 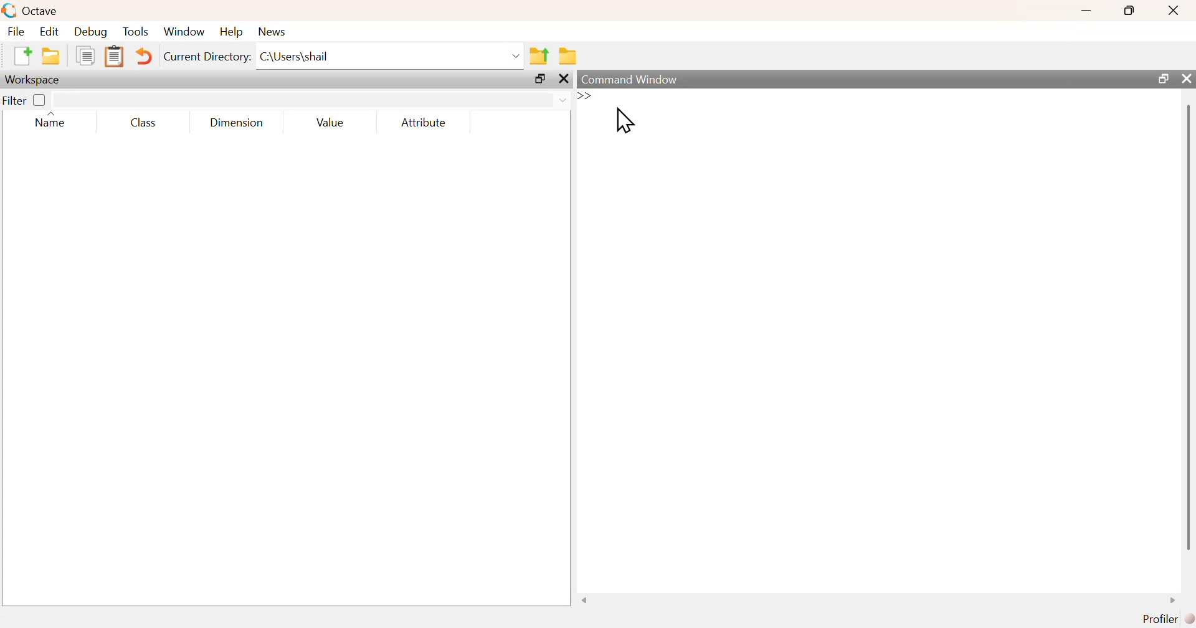 I want to click on Edit, so click(x=49, y=31).